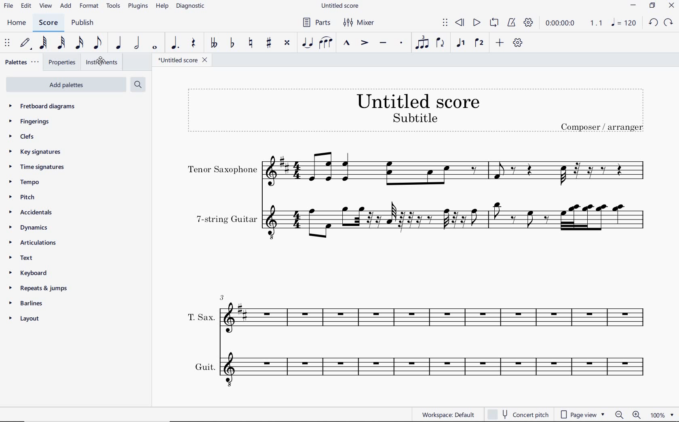 This screenshot has height=422, width=679. What do you see at coordinates (175, 43) in the screenshot?
I see `AUGMENTATION DOT` at bounding box center [175, 43].